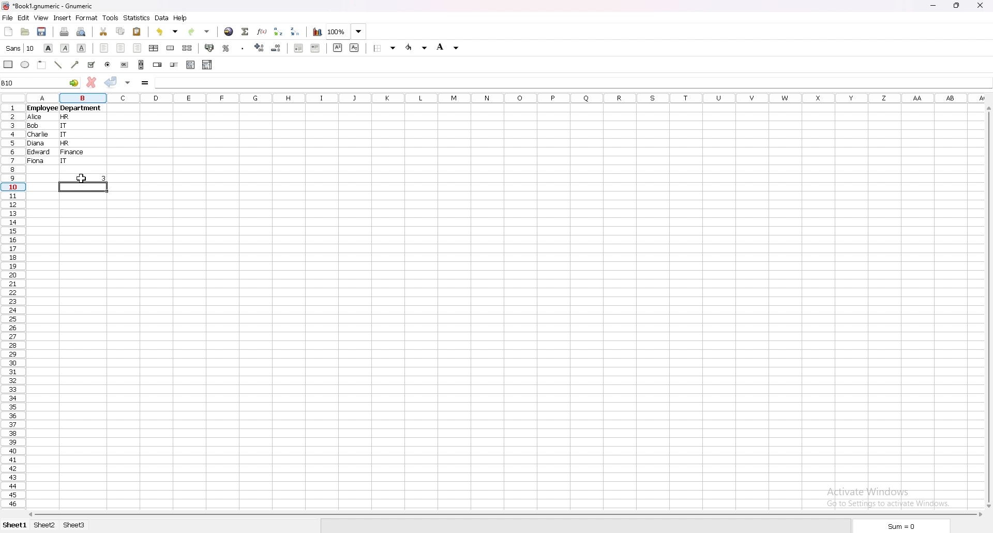 Image resolution: width=993 pixels, height=533 pixels. Describe the element at coordinates (43, 31) in the screenshot. I see `save` at that location.